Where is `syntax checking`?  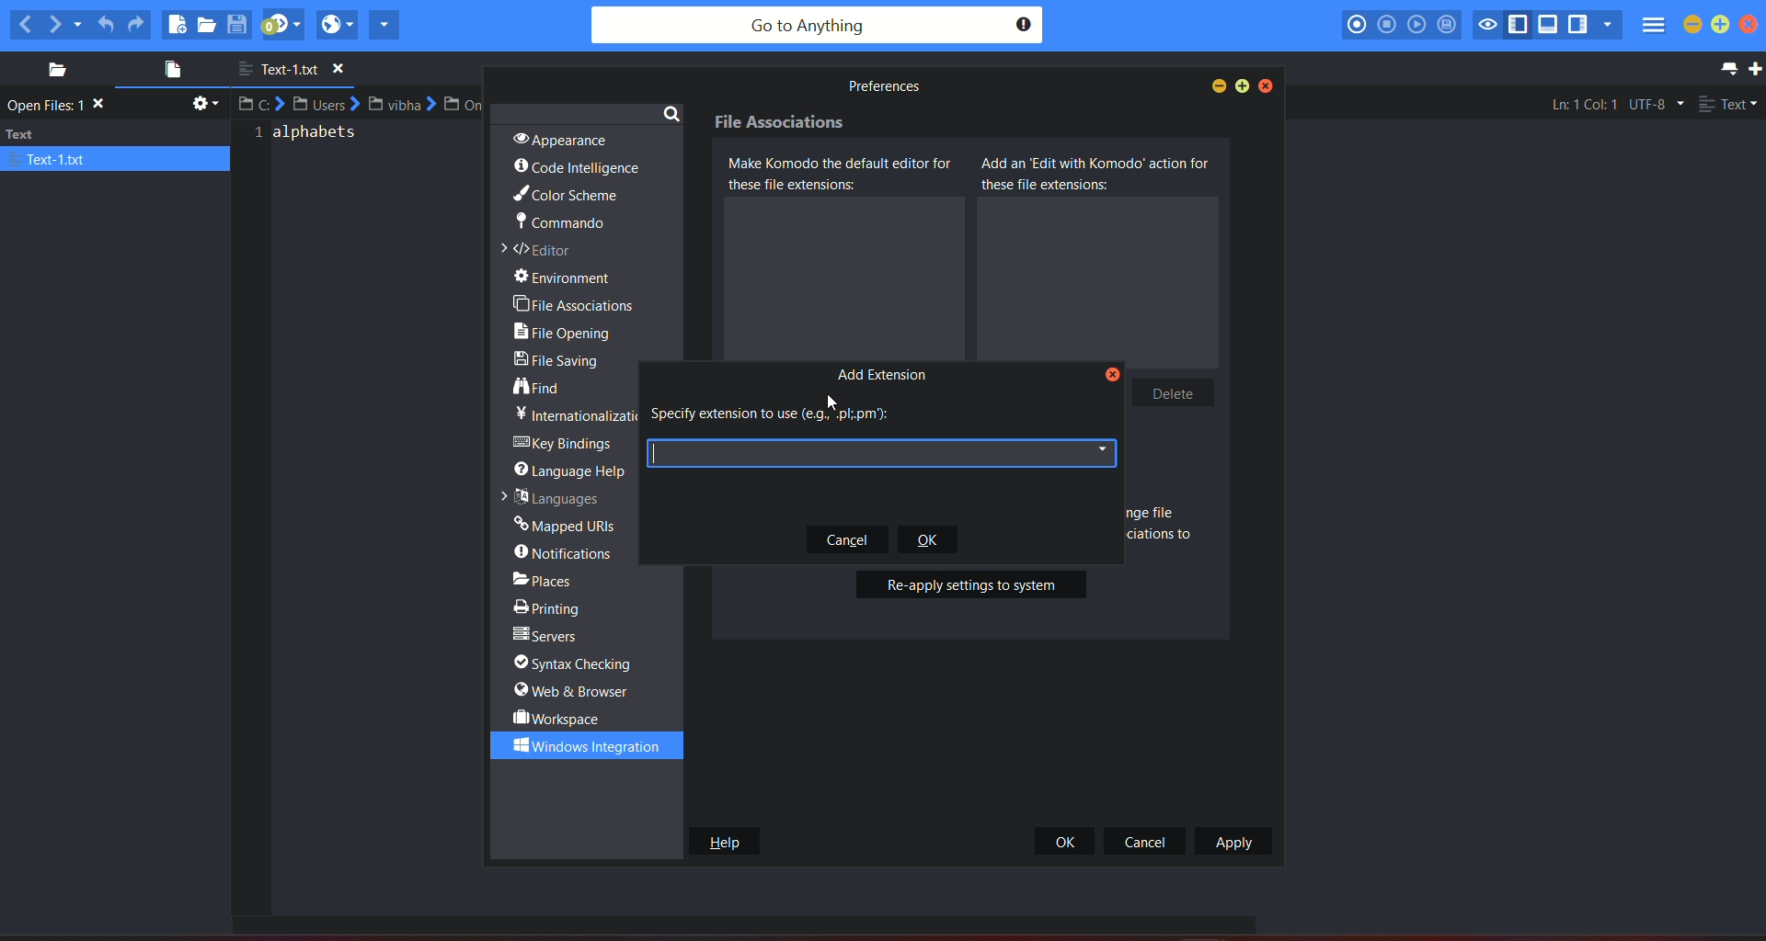
syntax checking is located at coordinates (581, 663).